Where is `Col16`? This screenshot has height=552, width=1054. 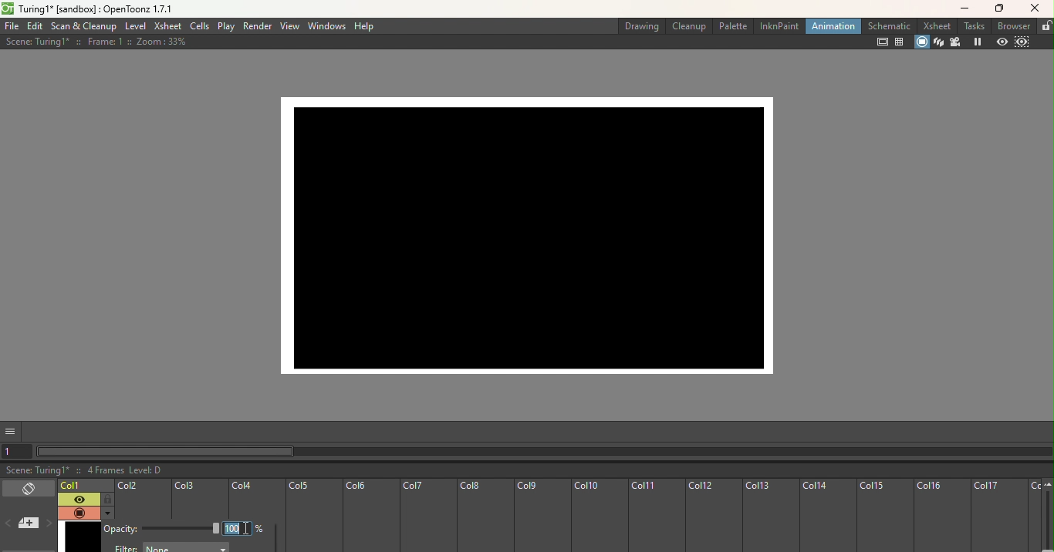 Col16 is located at coordinates (942, 516).